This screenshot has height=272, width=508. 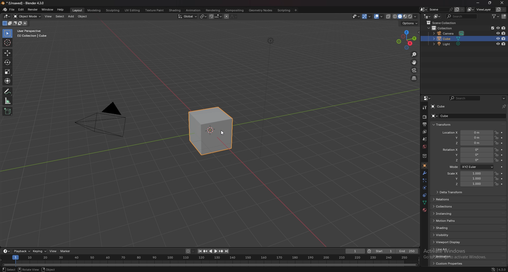 What do you see at coordinates (211, 132) in the screenshot?
I see `selected box` at bounding box center [211, 132].